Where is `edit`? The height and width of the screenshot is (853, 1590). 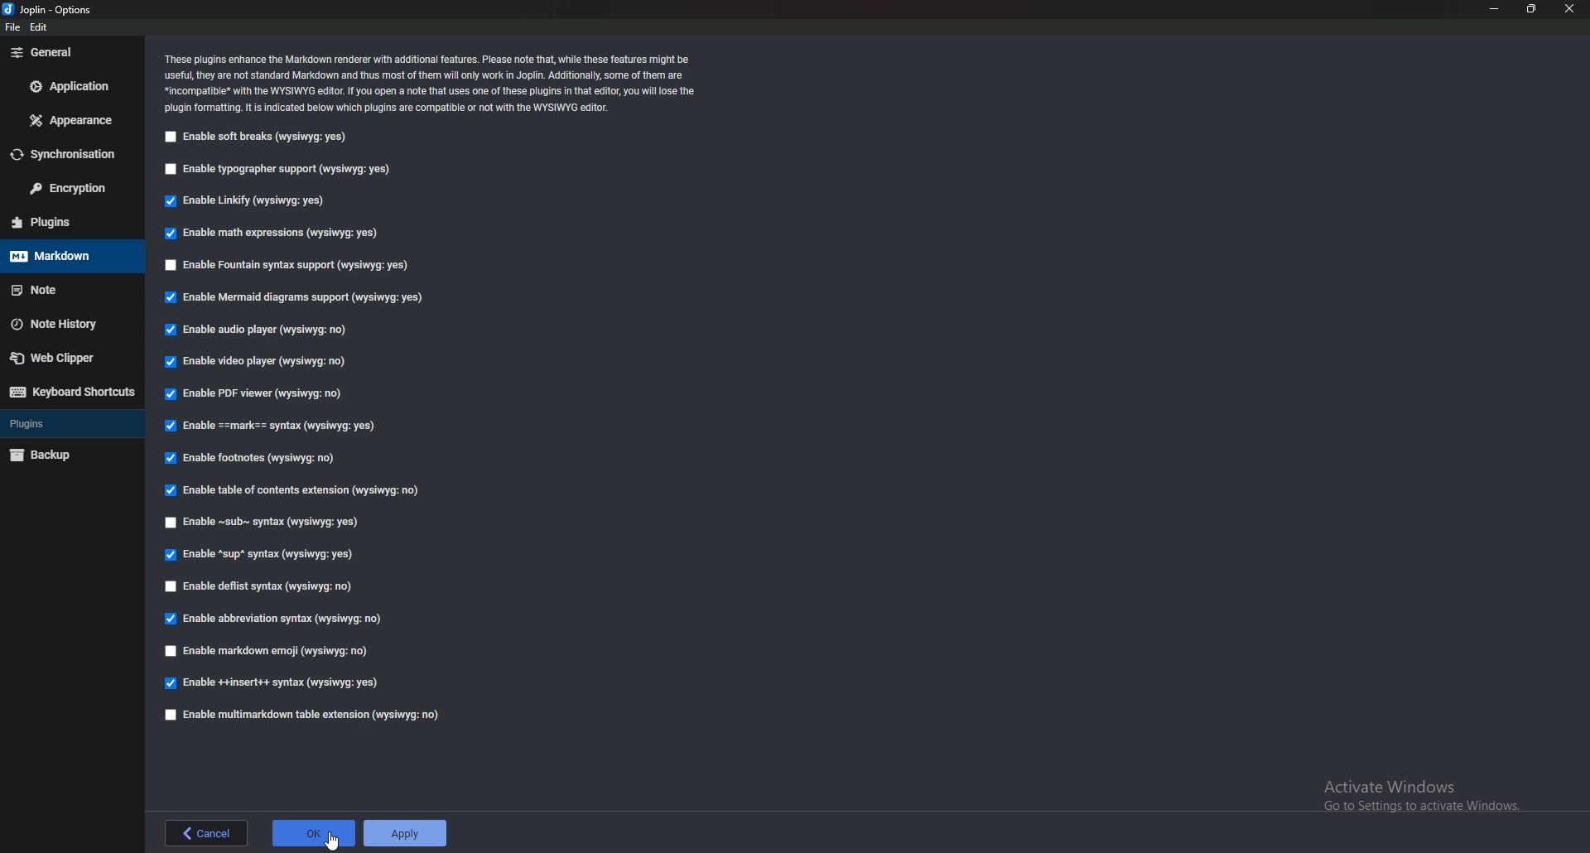 edit is located at coordinates (49, 27).